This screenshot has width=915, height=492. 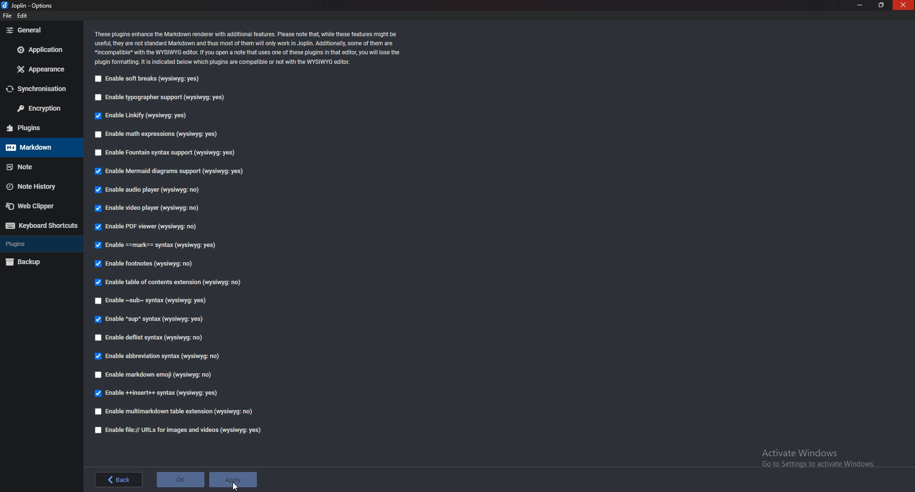 What do you see at coordinates (145, 226) in the screenshot?
I see `Enable P D F viewer` at bounding box center [145, 226].